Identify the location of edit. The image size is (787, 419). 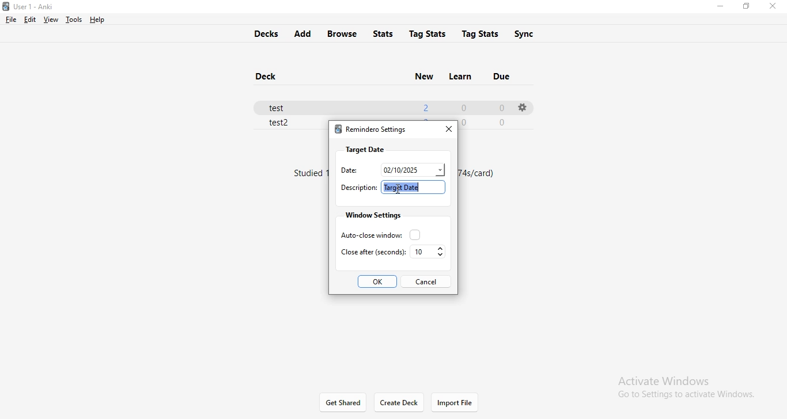
(29, 19).